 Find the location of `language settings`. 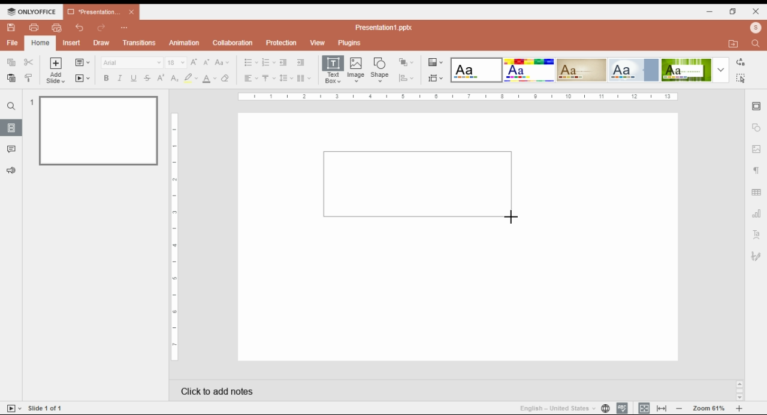

language settings is located at coordinates (605, 408).